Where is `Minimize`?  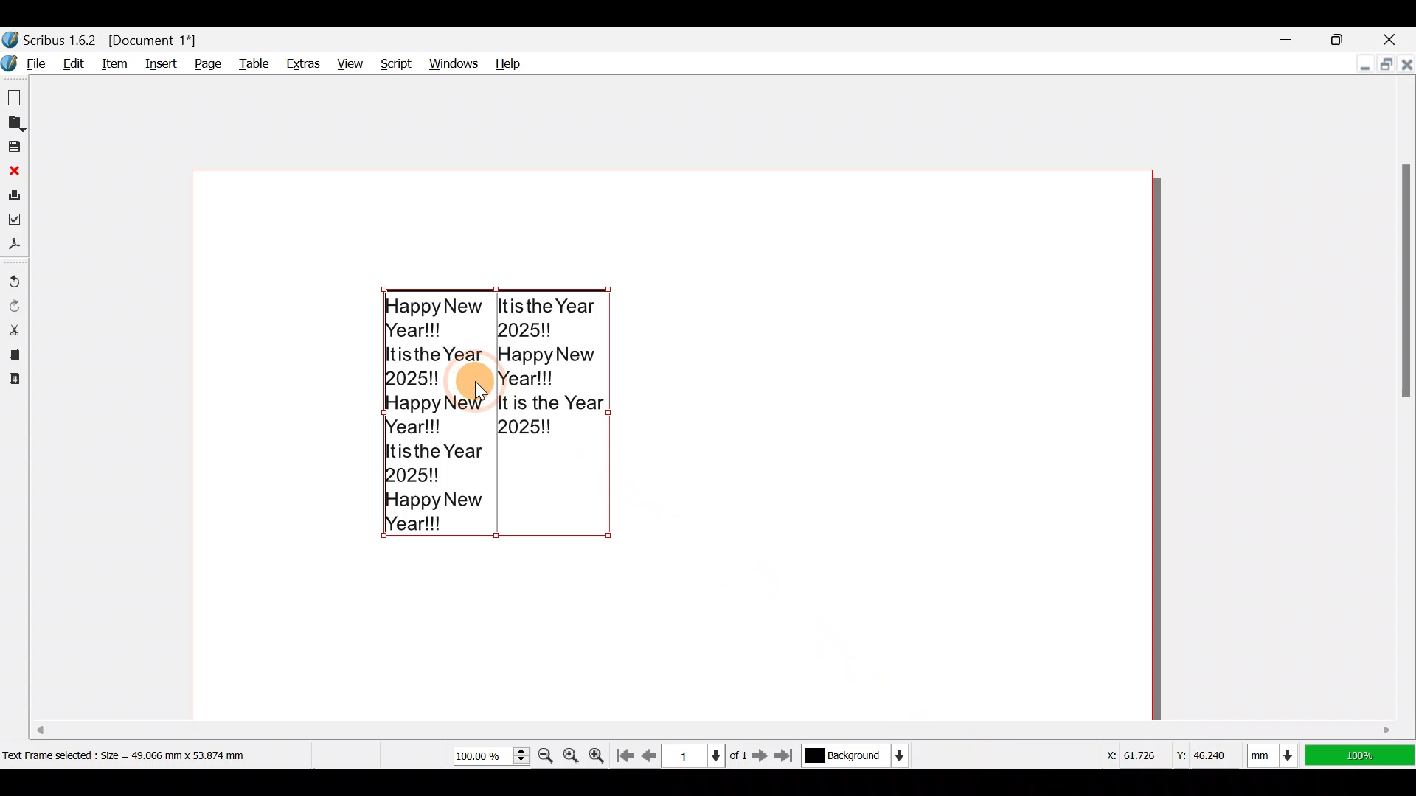
Minimize is located at coordinates (1291, 39).